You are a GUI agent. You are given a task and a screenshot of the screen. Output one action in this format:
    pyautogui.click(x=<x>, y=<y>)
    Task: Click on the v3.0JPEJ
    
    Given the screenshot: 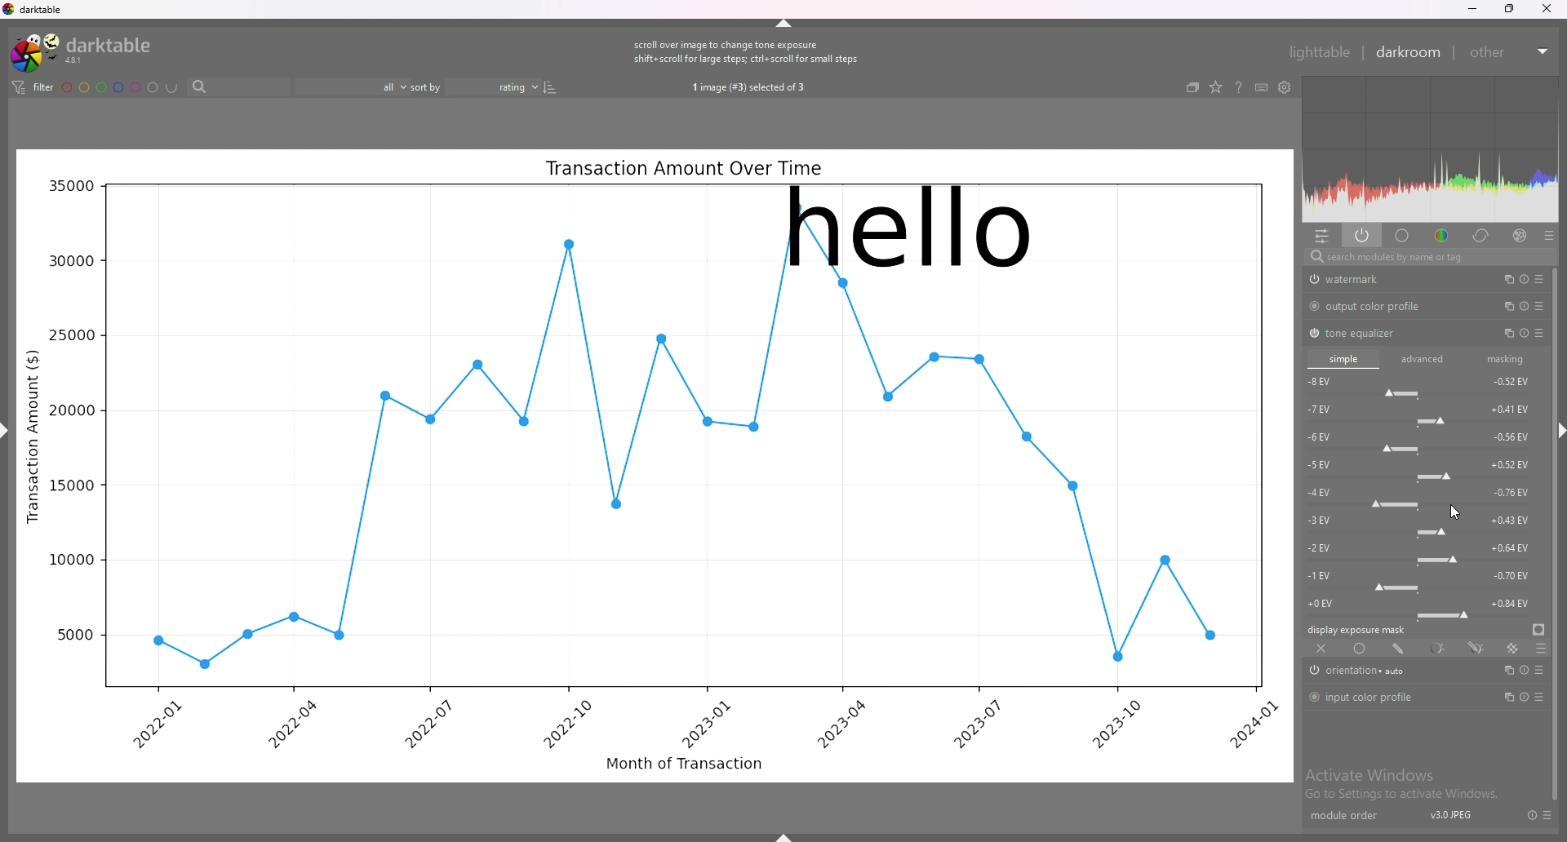 What is the action you would take?
    pyautogui.click(x=1448, y=815)
    